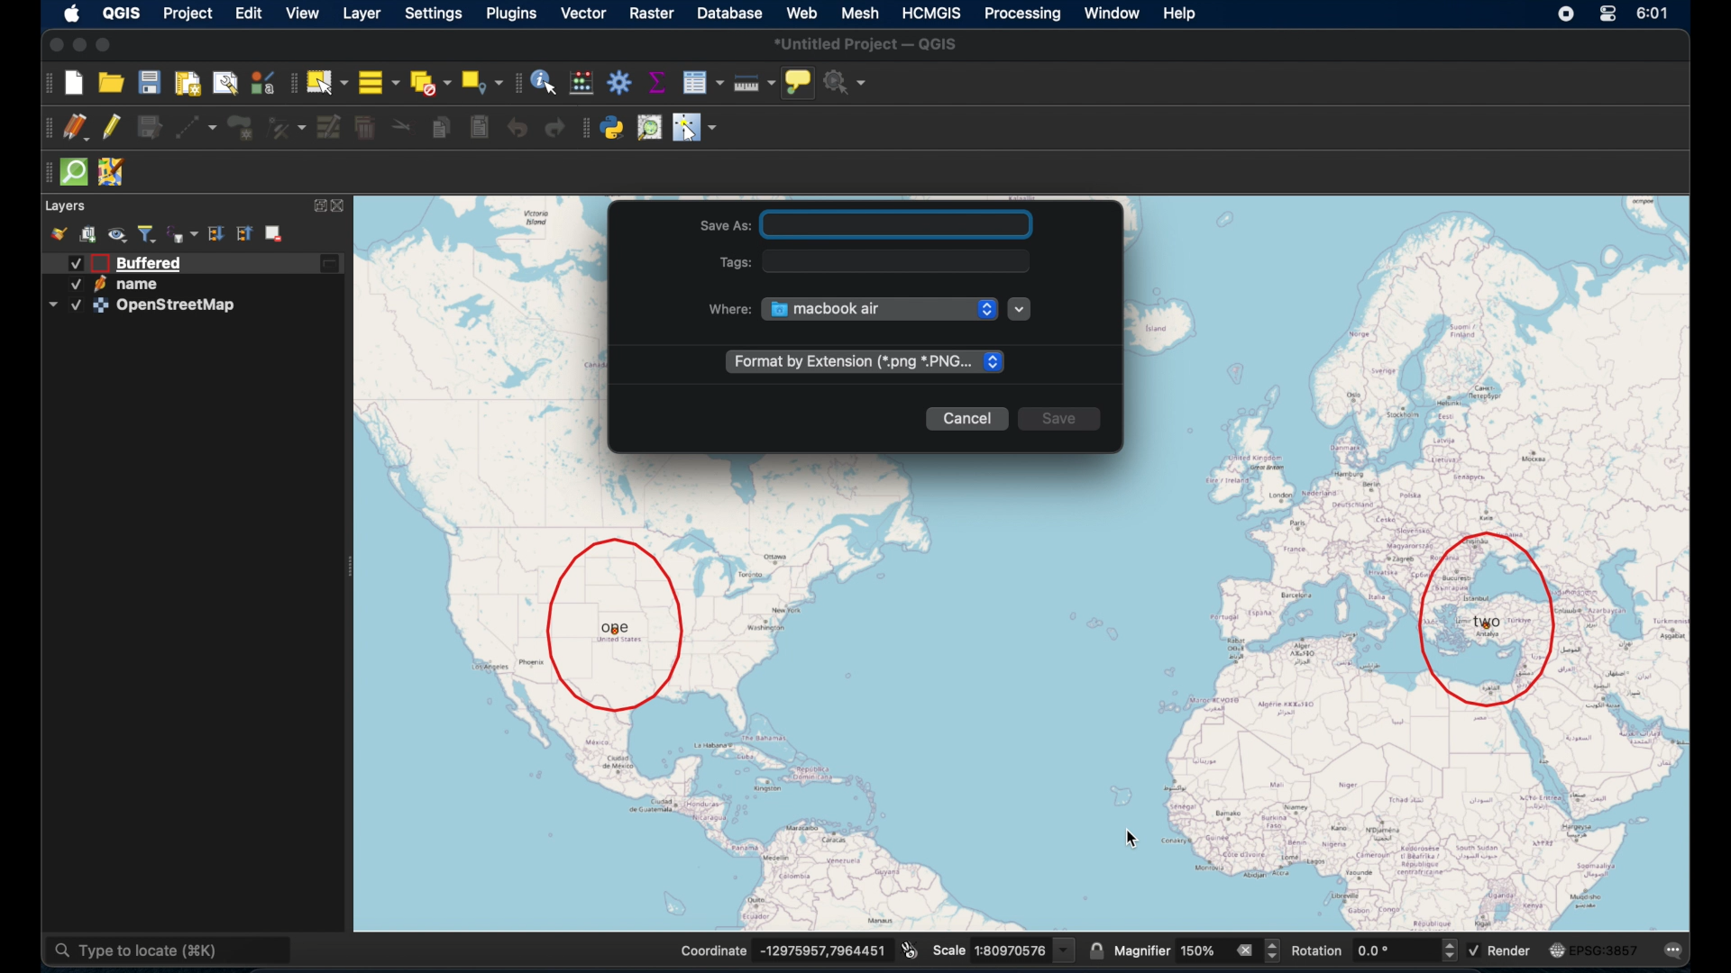 The width and height of the screenshot is (1731, 973). I want to click on icon, so click(1556, 950).